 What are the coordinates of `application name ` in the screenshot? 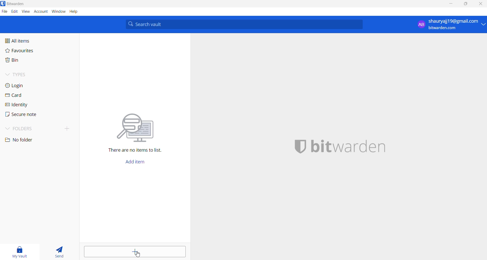 It's located at (355, 146).